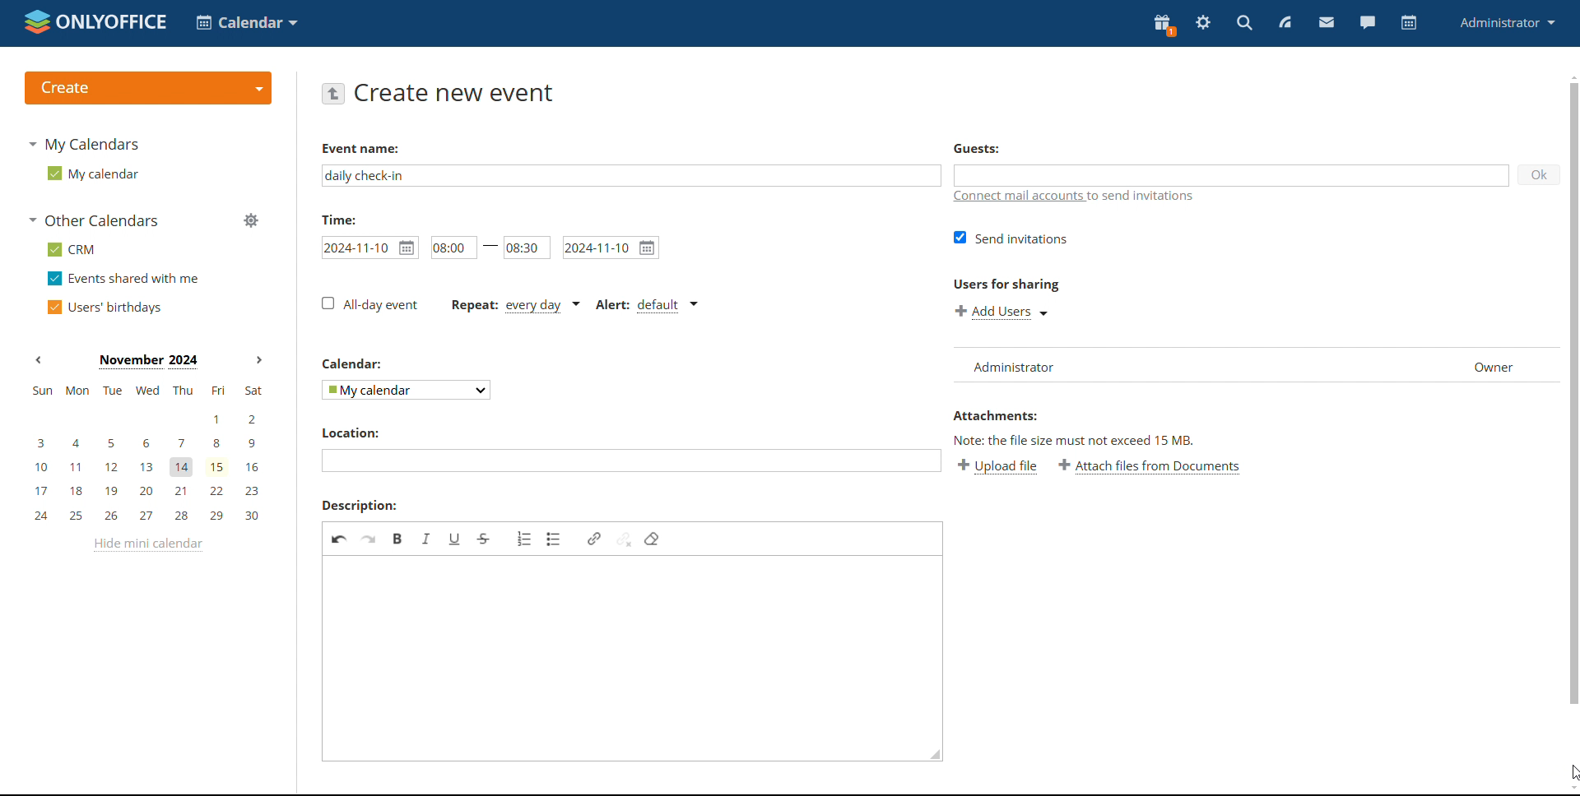 The image size is (1580, 796). Describe the element at coordinates (68, 249) in the screenshot. I see `crm` at that location.